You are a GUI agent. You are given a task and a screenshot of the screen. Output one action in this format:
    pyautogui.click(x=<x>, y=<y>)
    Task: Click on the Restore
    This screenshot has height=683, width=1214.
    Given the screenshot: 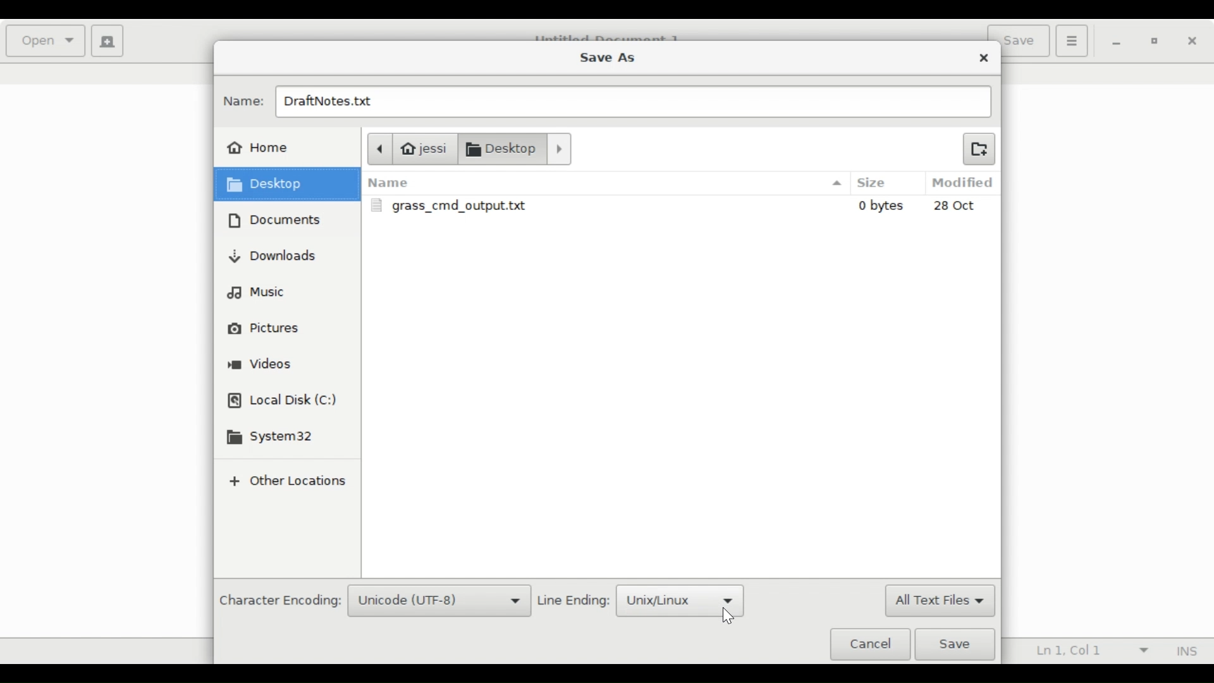 What is the action you would take?
    pyautogui.click(x=1156, y=43)
    